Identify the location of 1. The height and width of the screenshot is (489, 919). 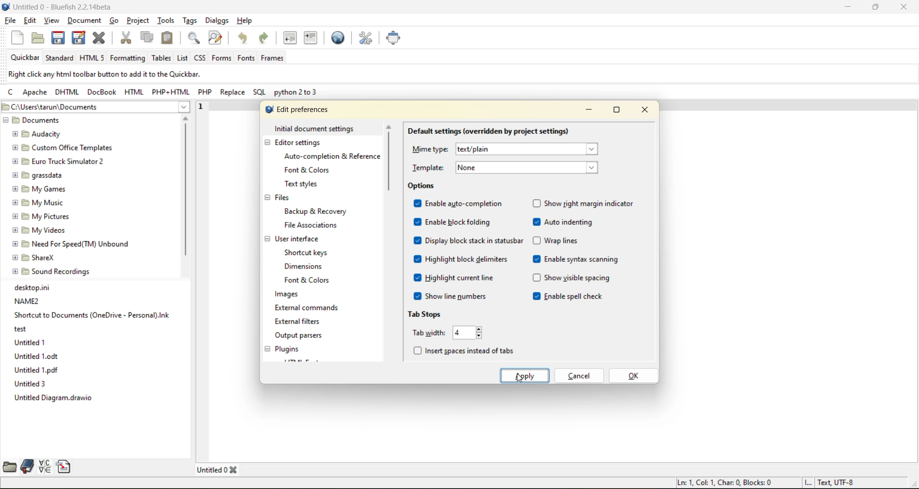
(198, 105).